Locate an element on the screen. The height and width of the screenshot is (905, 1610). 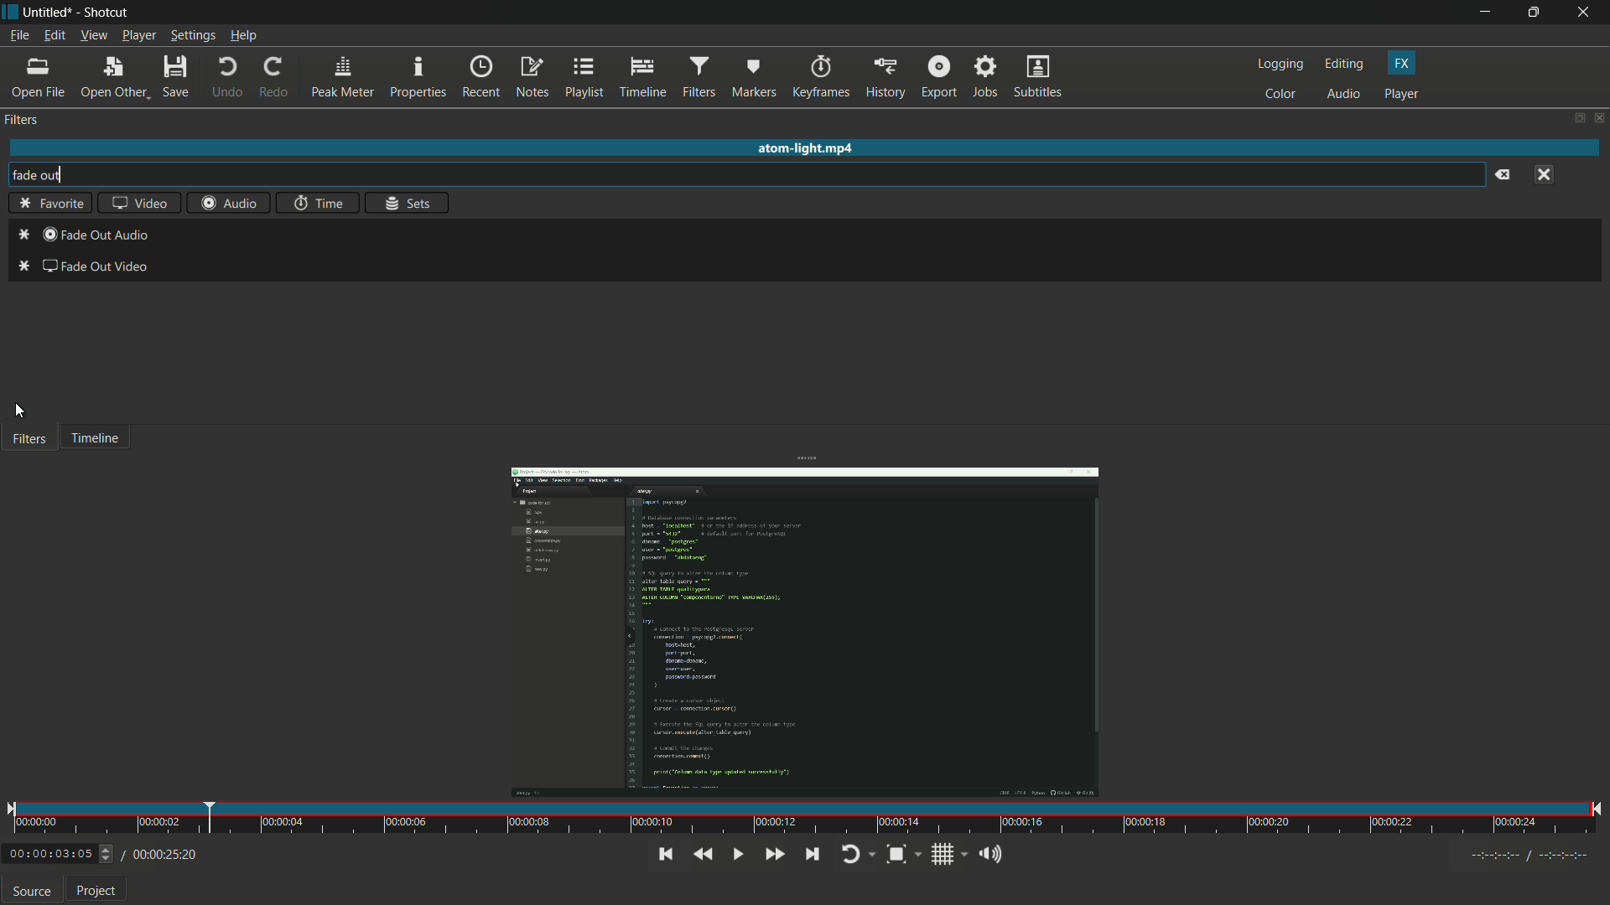
player menu is located at coordinates (139, 37).